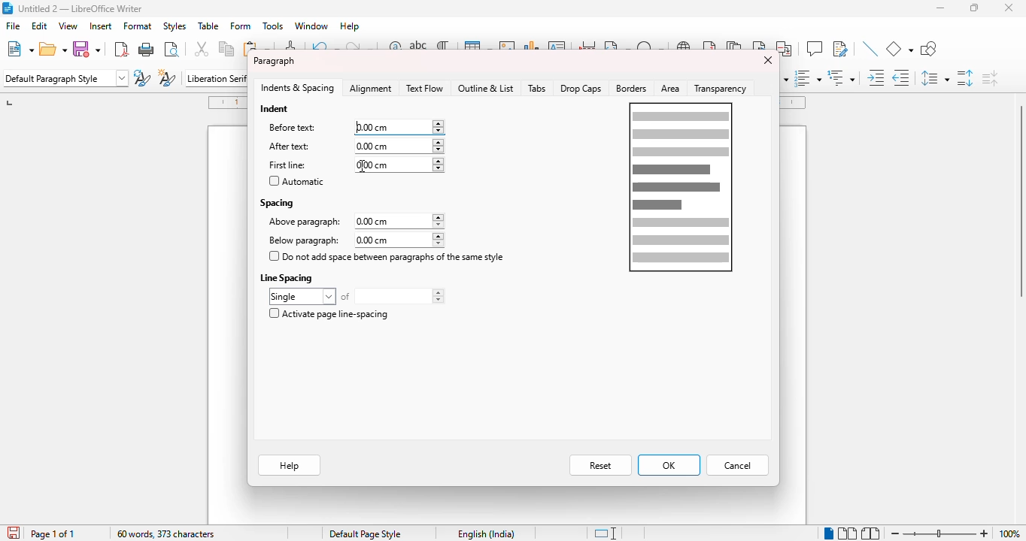 The width and height of the screenshot is (1026, 541). I want to click on insert comment, so click(814, 48).